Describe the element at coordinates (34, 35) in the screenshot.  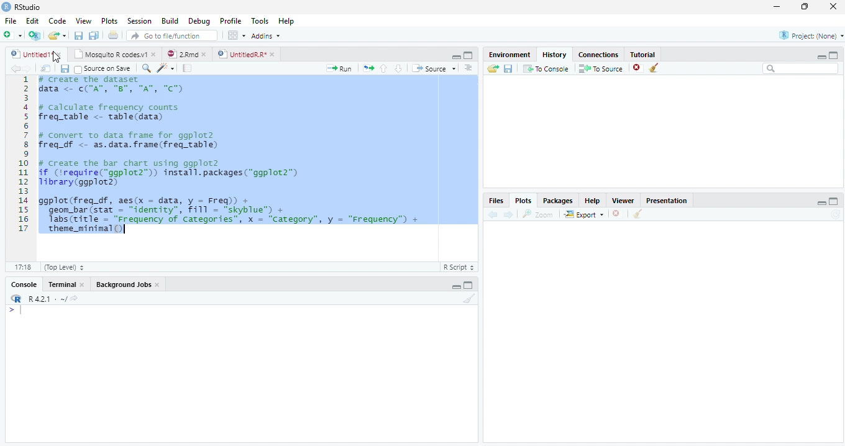
I see `Create a project` at that location.